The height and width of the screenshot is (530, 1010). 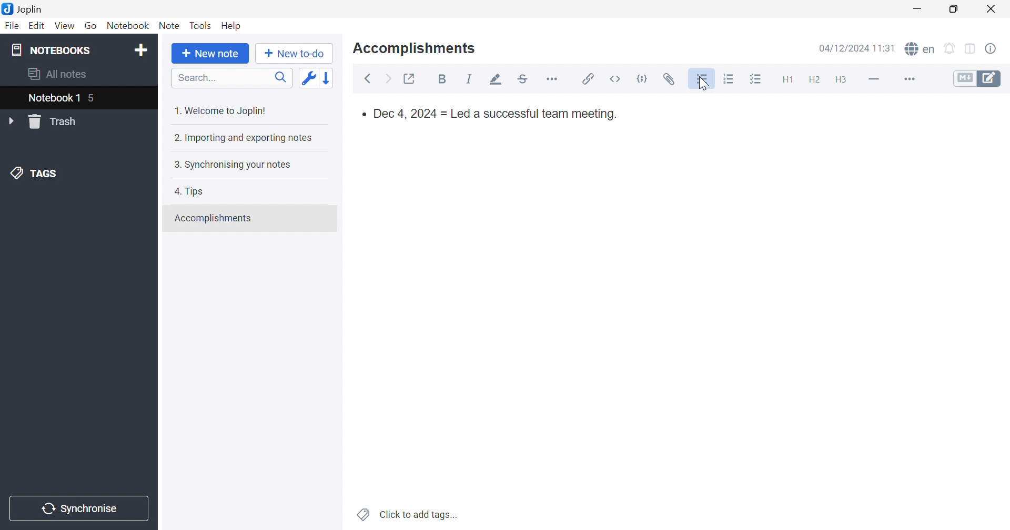 What do you see at coordinates (493, 115) in the screenshot?
I see `Dec 4, 2024 = Led a successful team meeting` at bounding box center [493, 115].